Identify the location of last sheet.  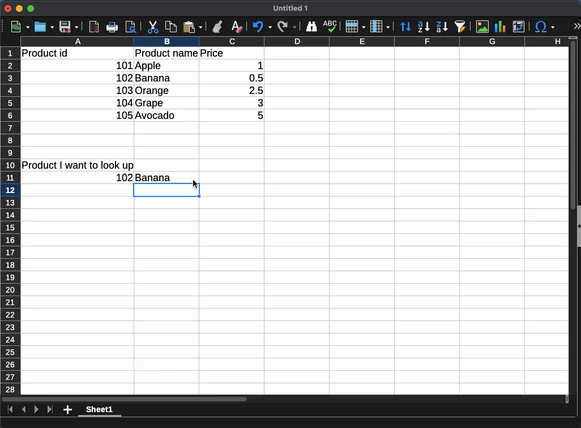
(51, 410).